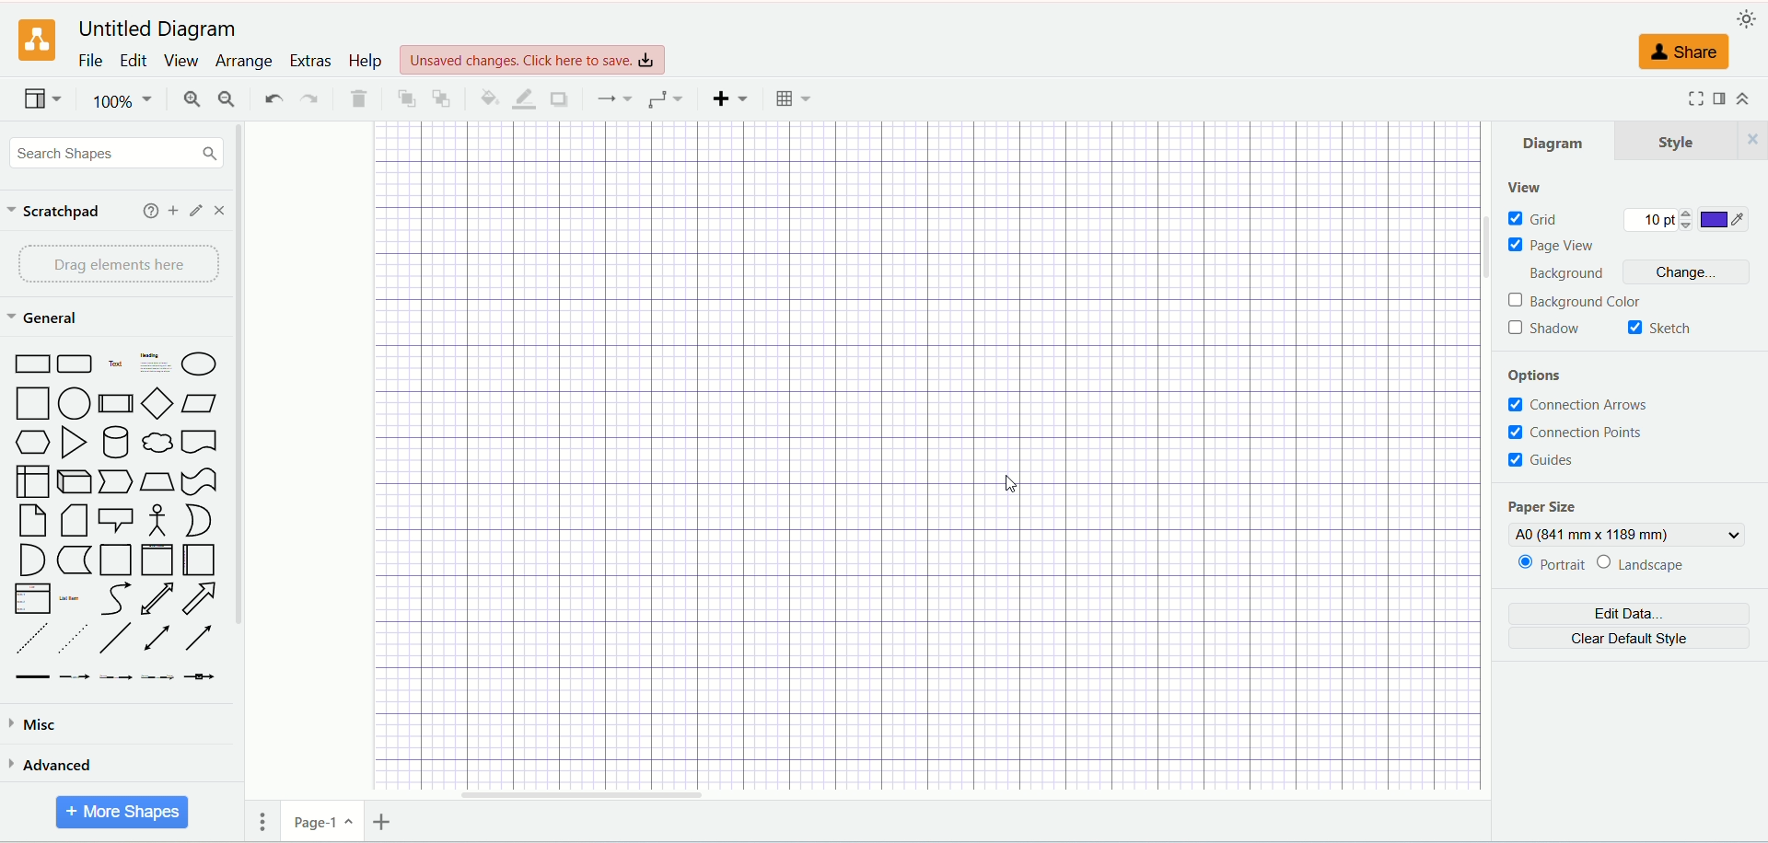 Image resolution: width=1768 pixels, height=843 pixels. I want to click on Triangle, so click(76, 445).